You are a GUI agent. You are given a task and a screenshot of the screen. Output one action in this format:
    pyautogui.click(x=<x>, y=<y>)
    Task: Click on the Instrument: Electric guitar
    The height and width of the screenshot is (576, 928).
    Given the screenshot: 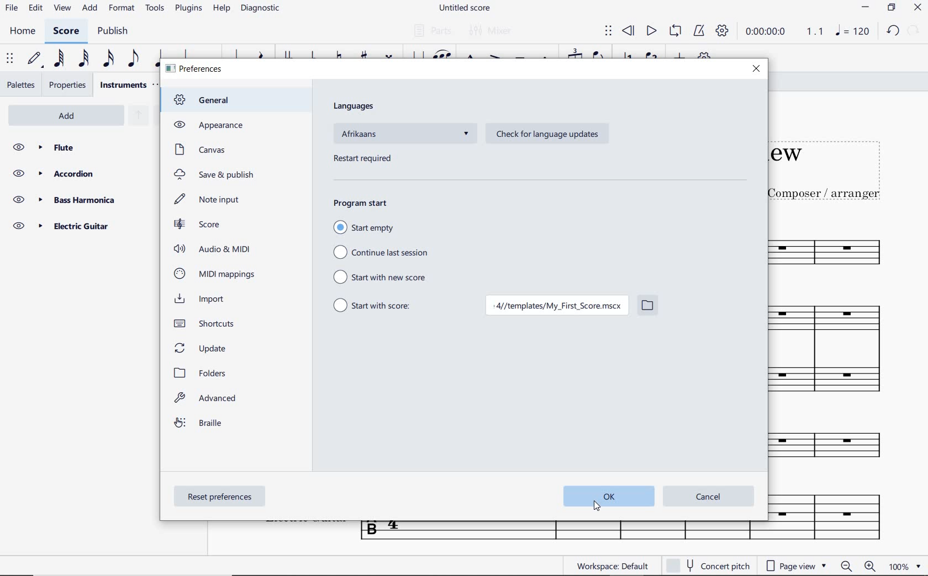 What is the action you would take?
    pyautogui.click(x=561, y=532)
    